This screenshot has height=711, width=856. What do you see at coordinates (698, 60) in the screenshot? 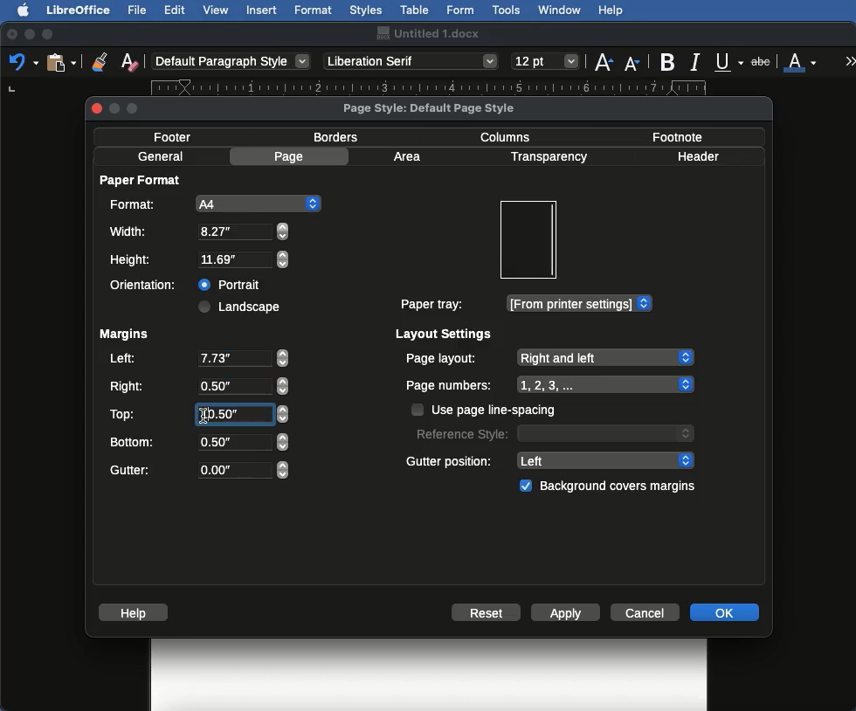
I see `Italics` at bounding box center [698, 60].